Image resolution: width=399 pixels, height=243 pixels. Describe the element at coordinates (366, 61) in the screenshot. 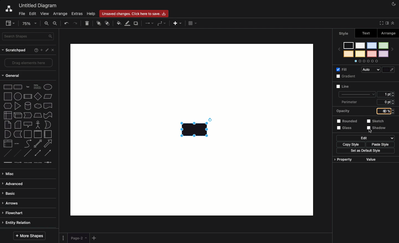

I see `Options` at that location.